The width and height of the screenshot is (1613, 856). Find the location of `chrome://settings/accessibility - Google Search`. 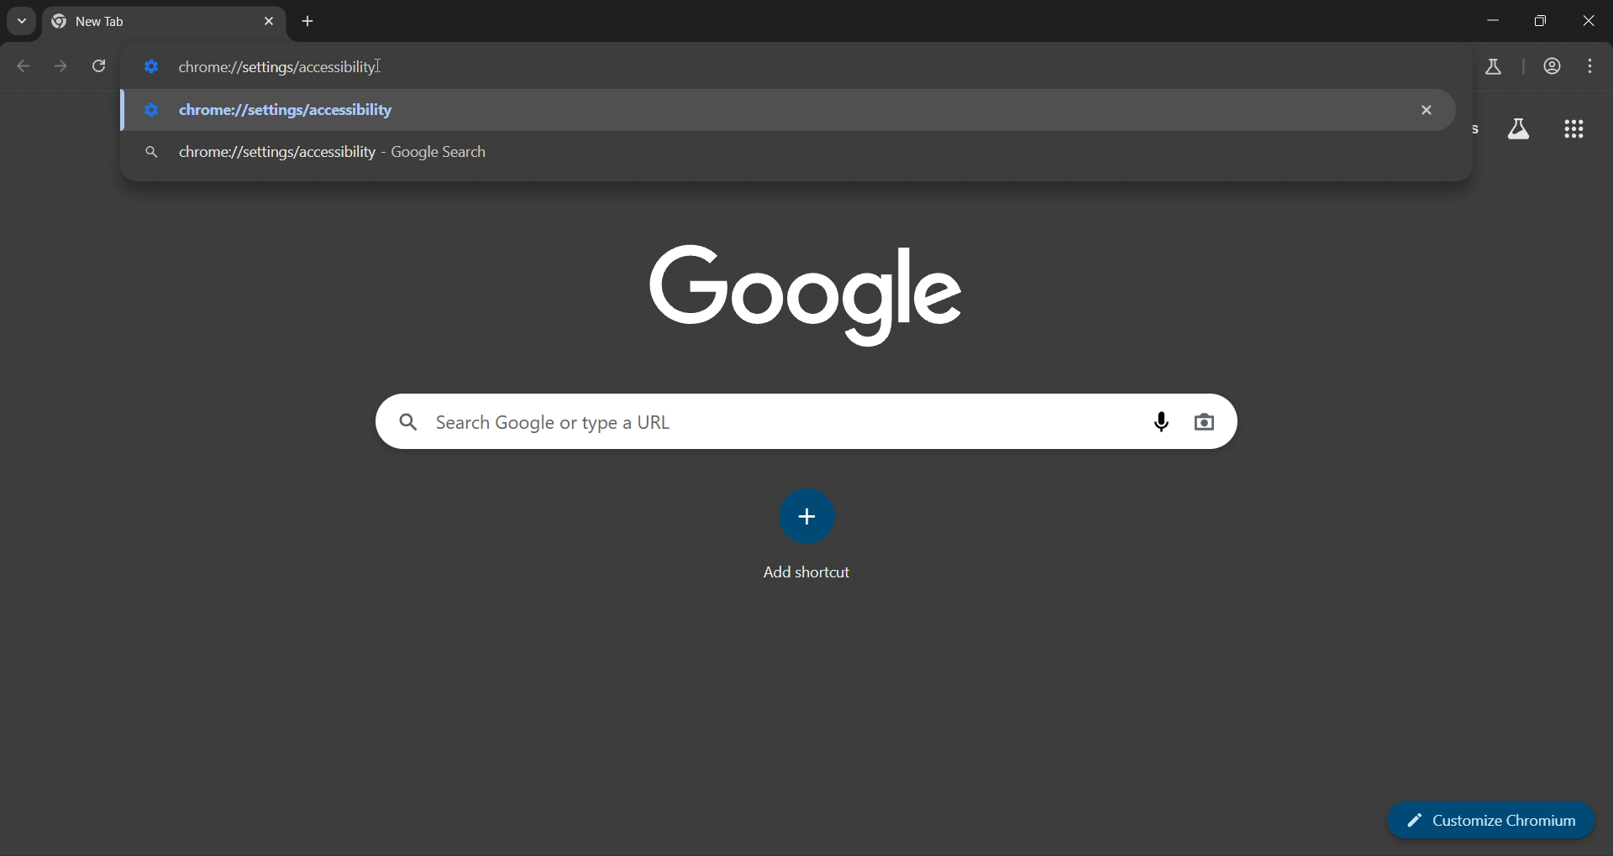

chrome://settings/accessibility - Google Search is located at coordinates (319, 153).